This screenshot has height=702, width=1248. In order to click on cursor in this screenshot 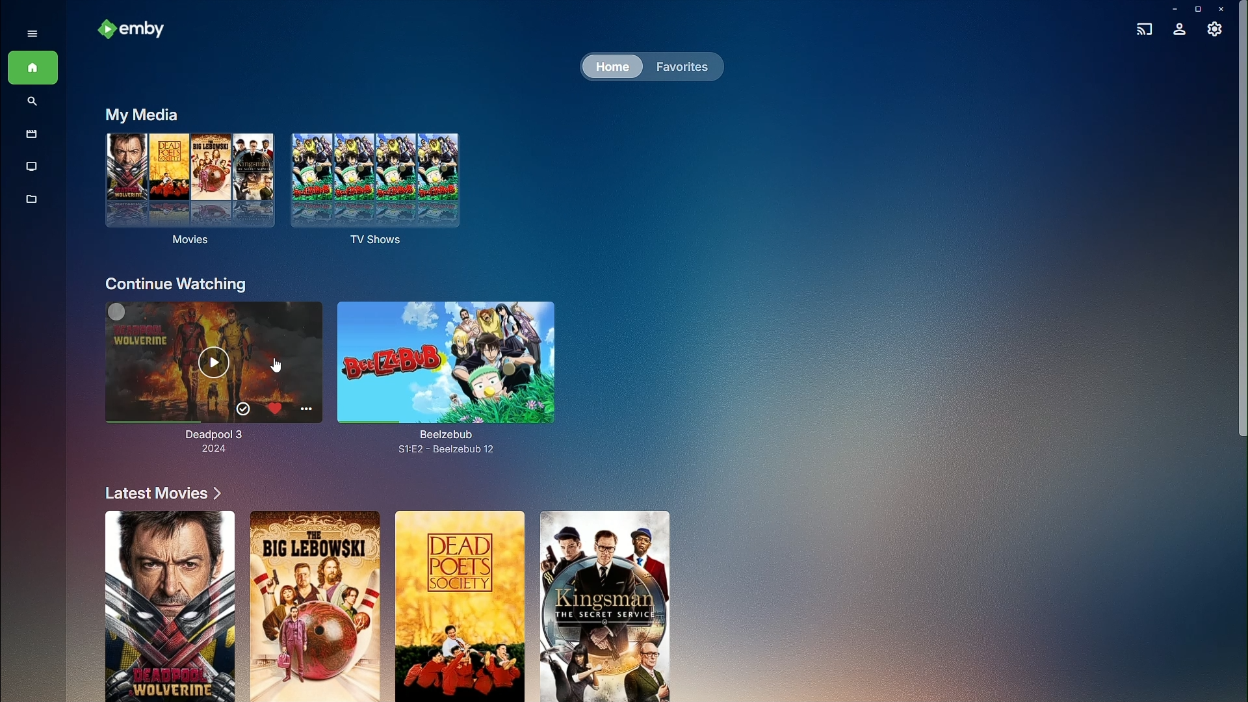, I will do `click(283, 368)`.